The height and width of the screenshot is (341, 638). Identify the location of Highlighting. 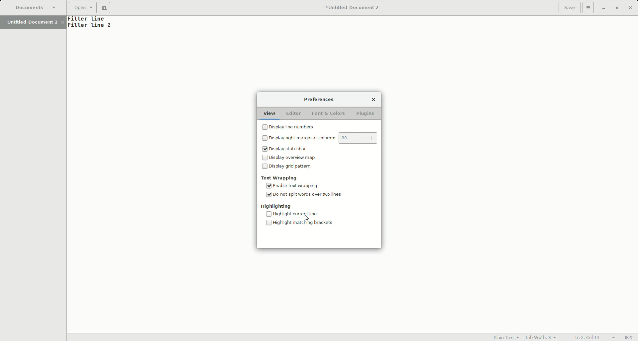
(277, 206).